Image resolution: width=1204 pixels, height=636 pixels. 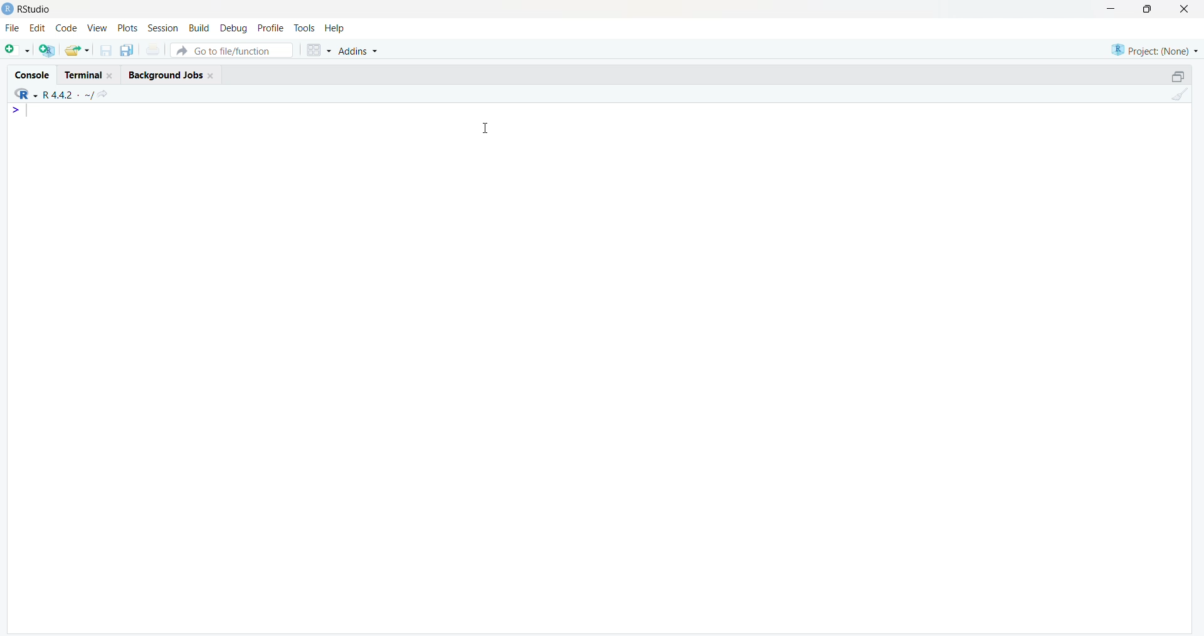 What do you see at coordinates (306, 29) in the screenshot?
I see `tools` at bounding box center [306, 29].